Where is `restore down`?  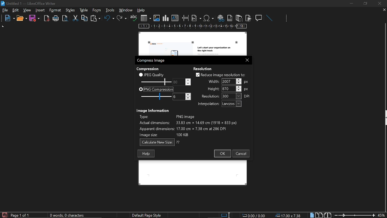 restore down is located at coordinates (366, 3).